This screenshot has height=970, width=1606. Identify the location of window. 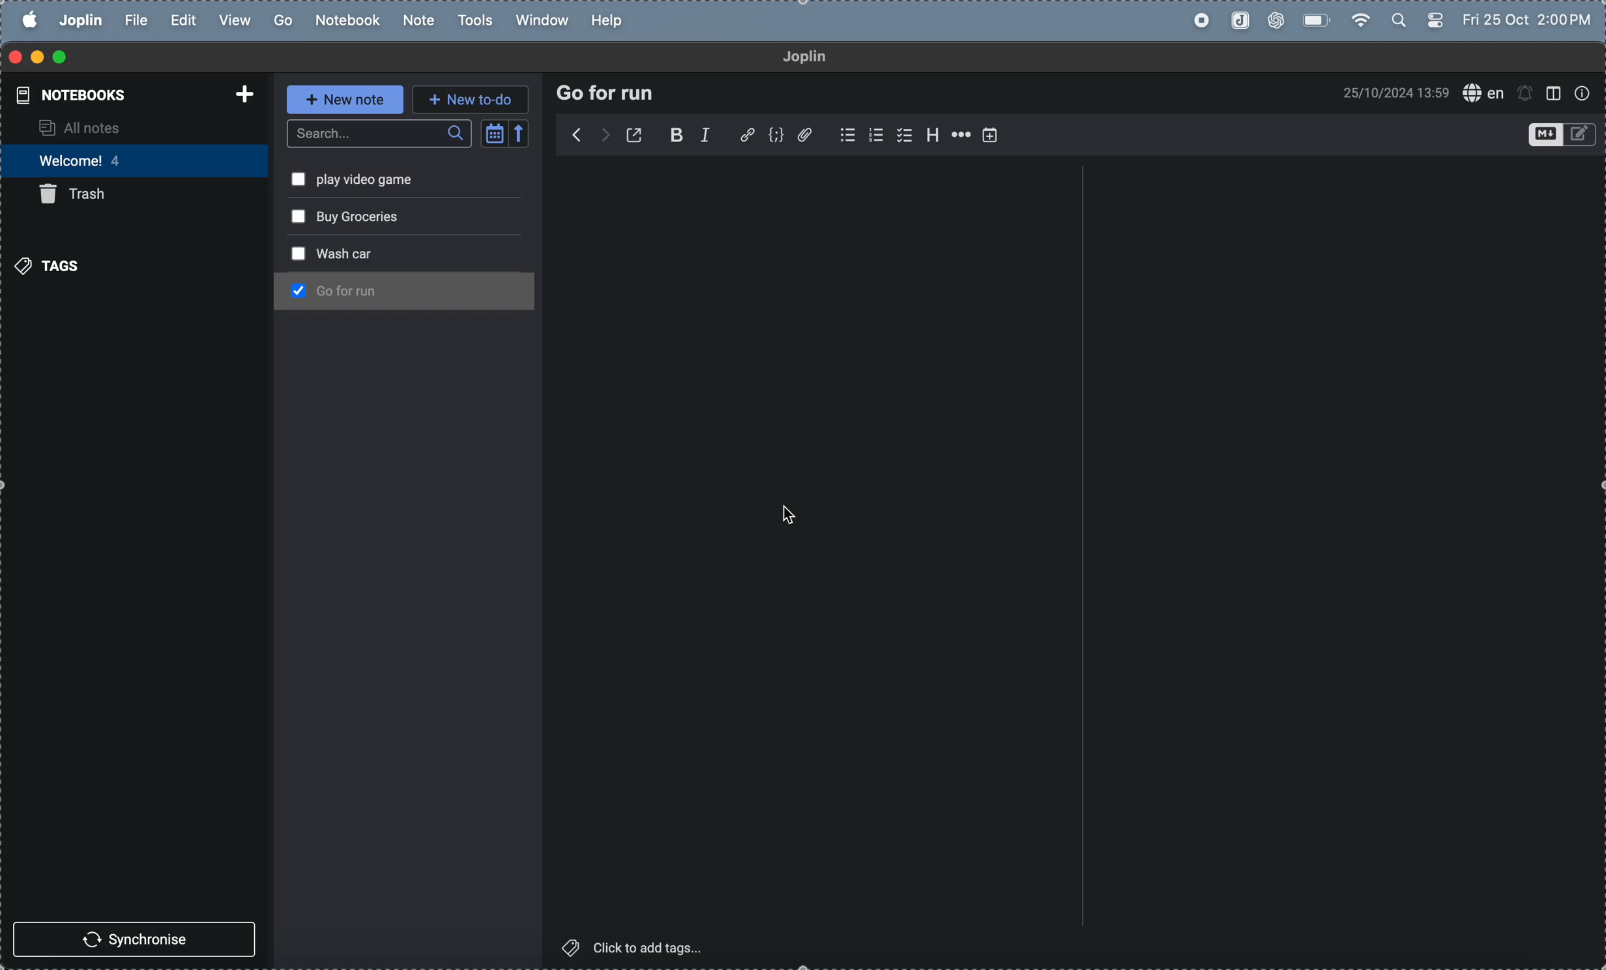
(544, 19).